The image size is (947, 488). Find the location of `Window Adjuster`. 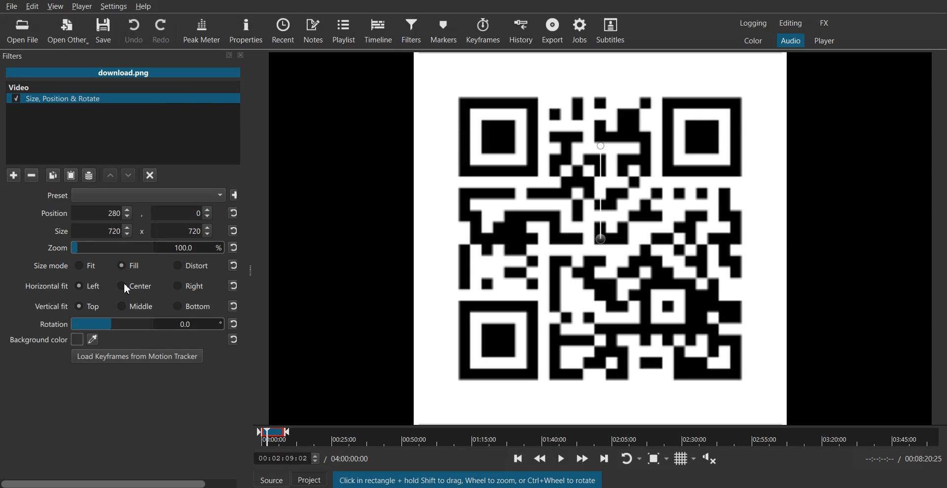

Window Adjuster is located at coordinates (251, 270).